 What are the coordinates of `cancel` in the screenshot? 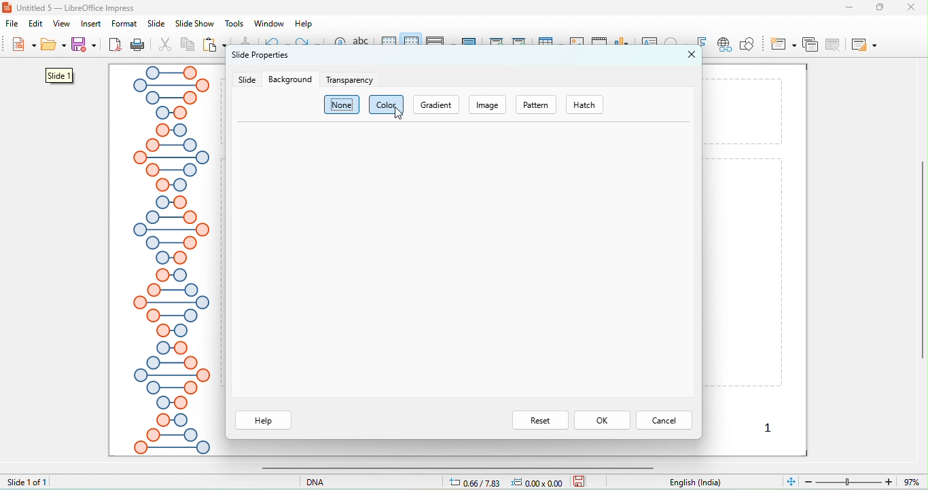 It's located at (664, 419).